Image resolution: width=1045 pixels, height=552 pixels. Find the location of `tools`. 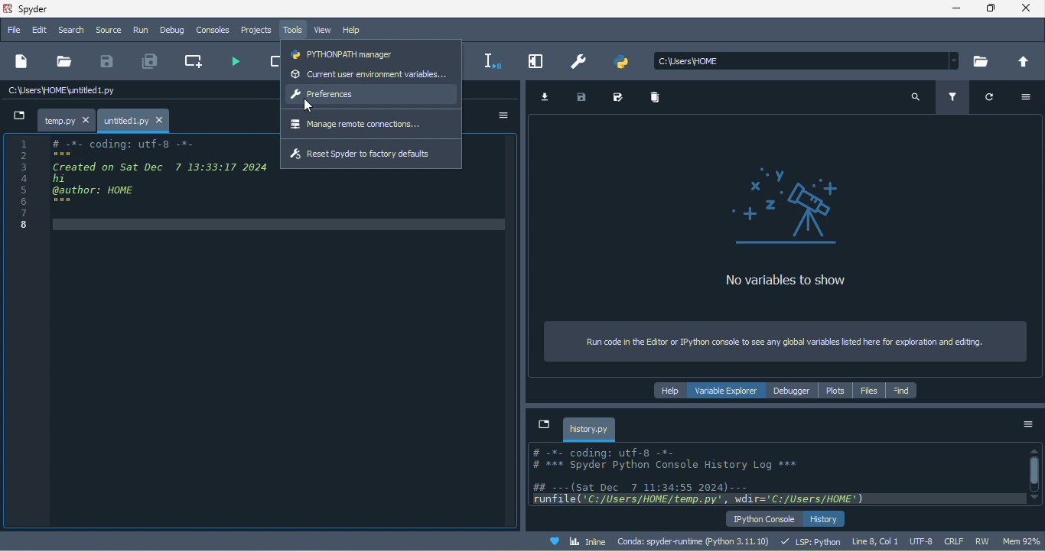

tools is located at coordinates (295, 28).